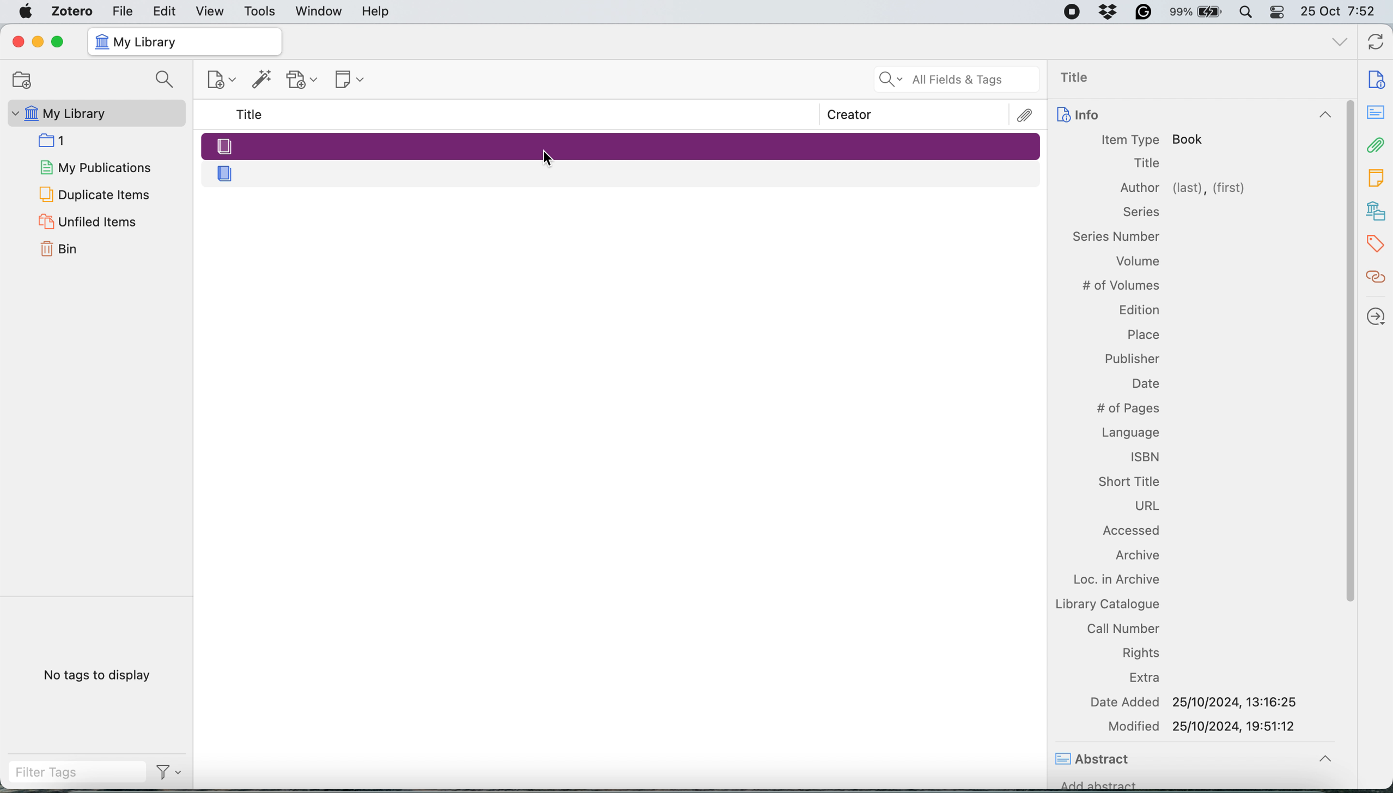  What do you see at coordinates (548, 158) in the screenshot?
I see `Cursor Position` at bounding box center [548, 158].